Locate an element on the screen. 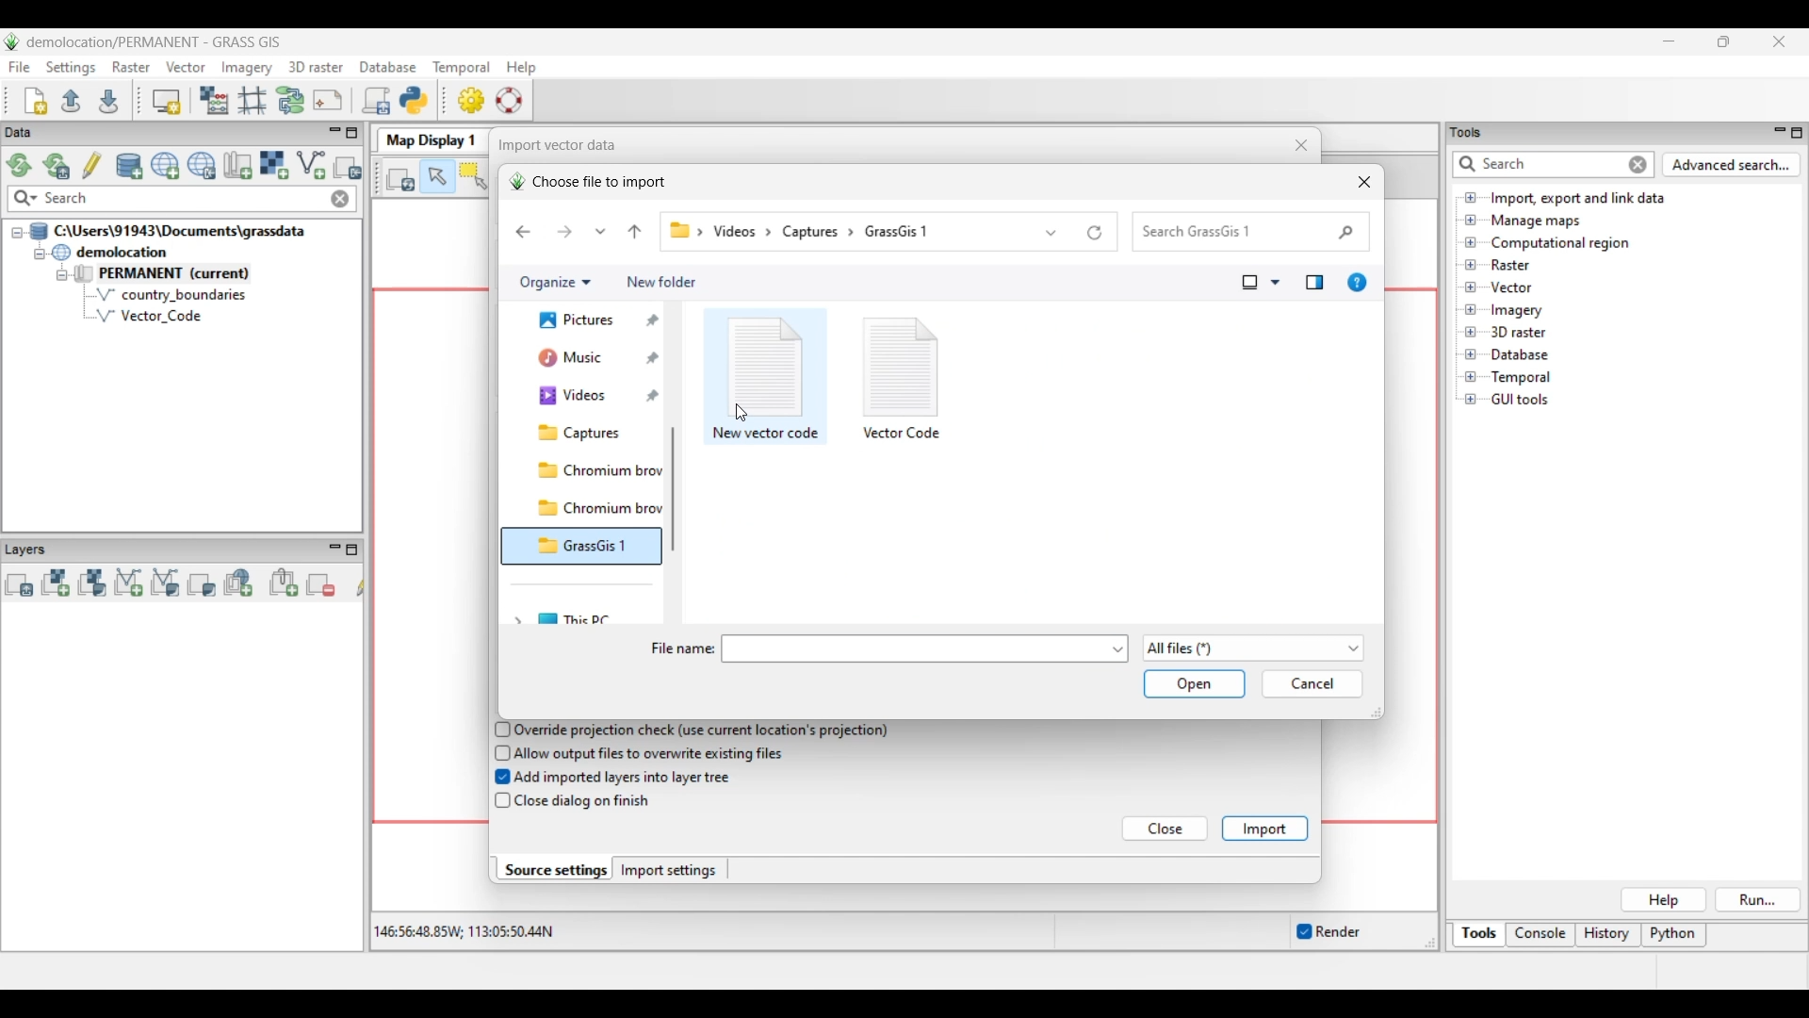  Close input for quick search is located at coordinates (1639, 165).